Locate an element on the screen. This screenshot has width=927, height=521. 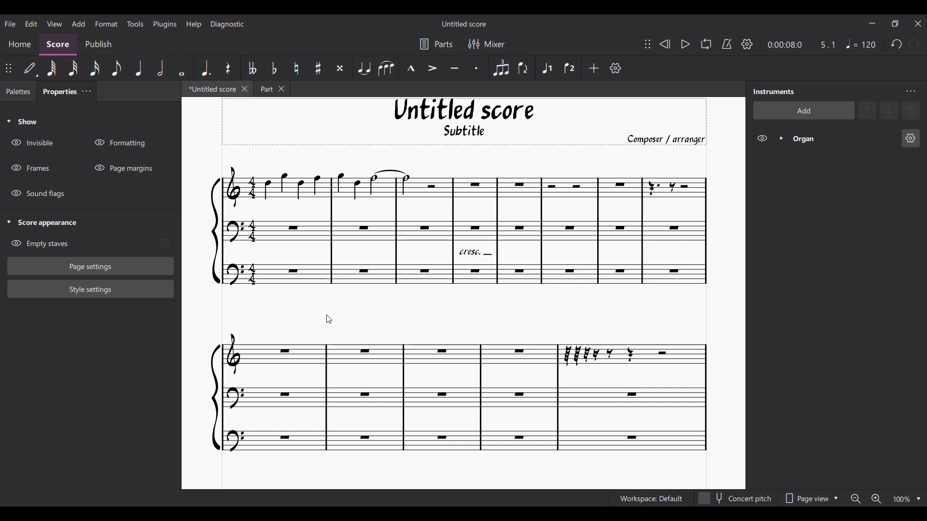
Current tab highlighted is located at coordinates (209, 90).